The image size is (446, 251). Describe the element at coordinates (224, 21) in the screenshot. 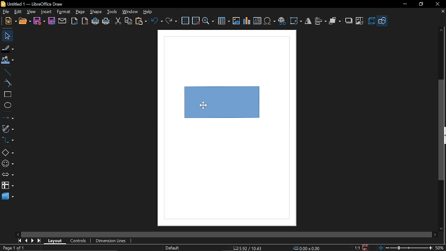

I see `Insert table` at that location.